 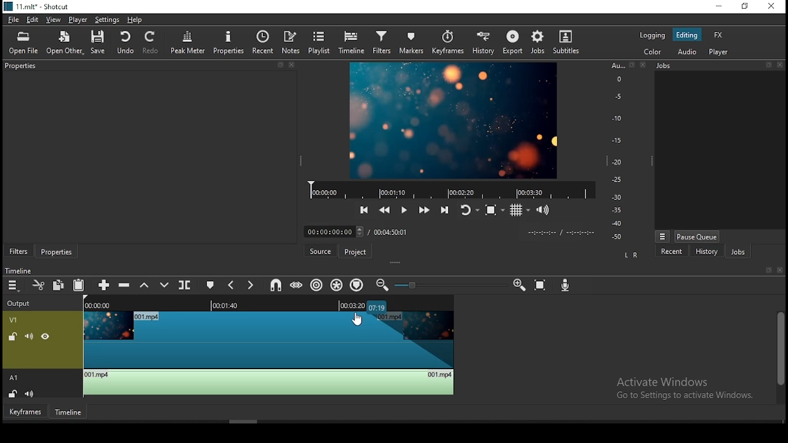 I want to click on snap, so click(x=275, y=284).